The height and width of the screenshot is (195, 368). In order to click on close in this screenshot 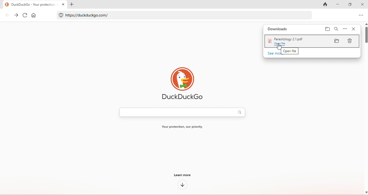, I will do `click(363, 4)`.